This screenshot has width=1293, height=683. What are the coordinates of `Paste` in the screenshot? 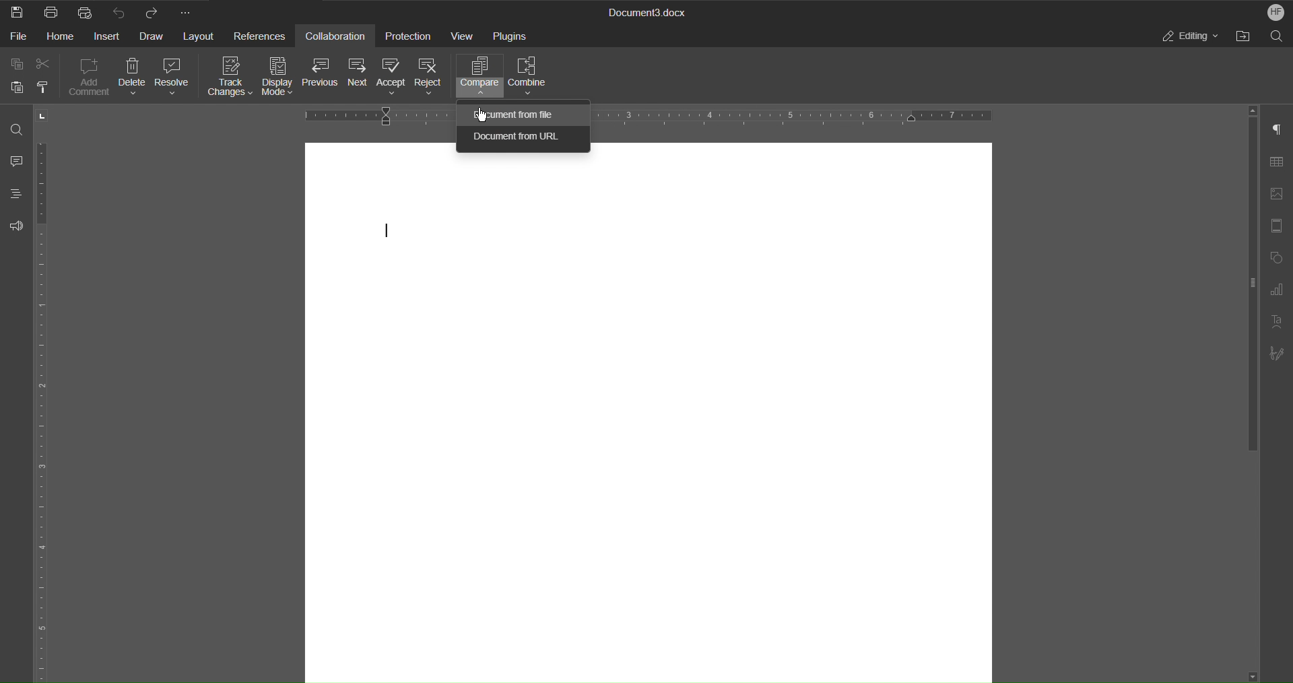 It's located at (19, 87).